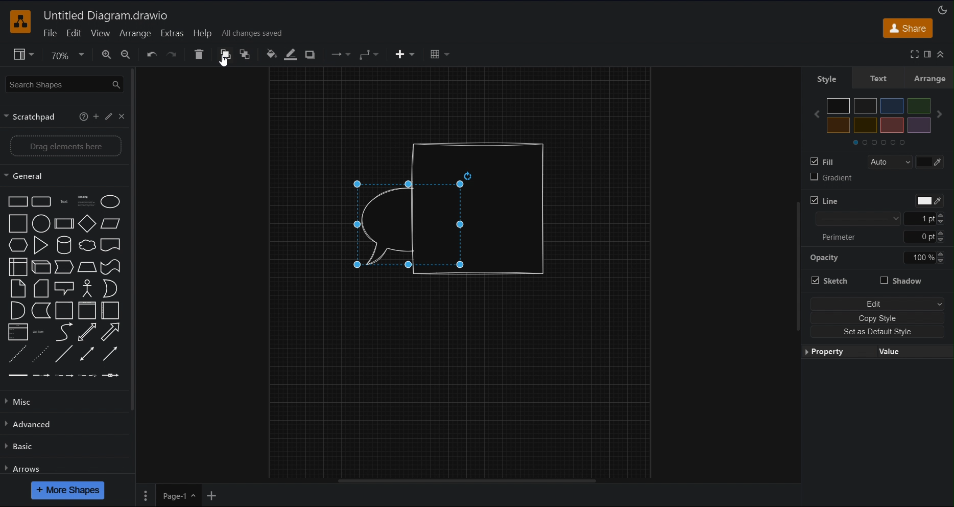 The image size is (954, 507). Describe the element at coordinates (941, 257) in the screenshot. I see `Increase/Decrease line thickness` at that location.